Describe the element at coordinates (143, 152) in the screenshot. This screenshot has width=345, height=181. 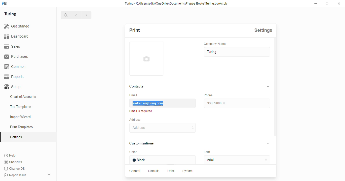
I see `Color` at that location.